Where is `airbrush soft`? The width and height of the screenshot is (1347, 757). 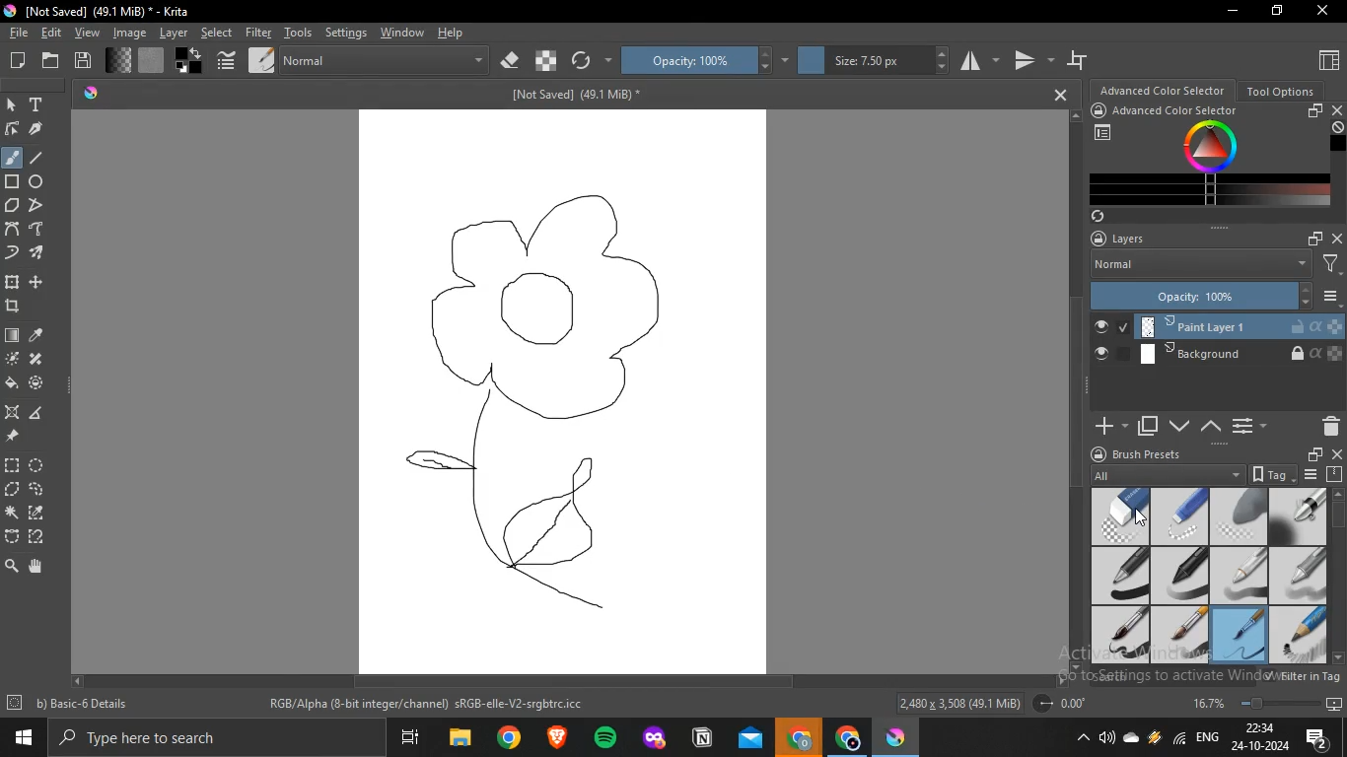
airbrush soft is located at coordinates (1299, 516).